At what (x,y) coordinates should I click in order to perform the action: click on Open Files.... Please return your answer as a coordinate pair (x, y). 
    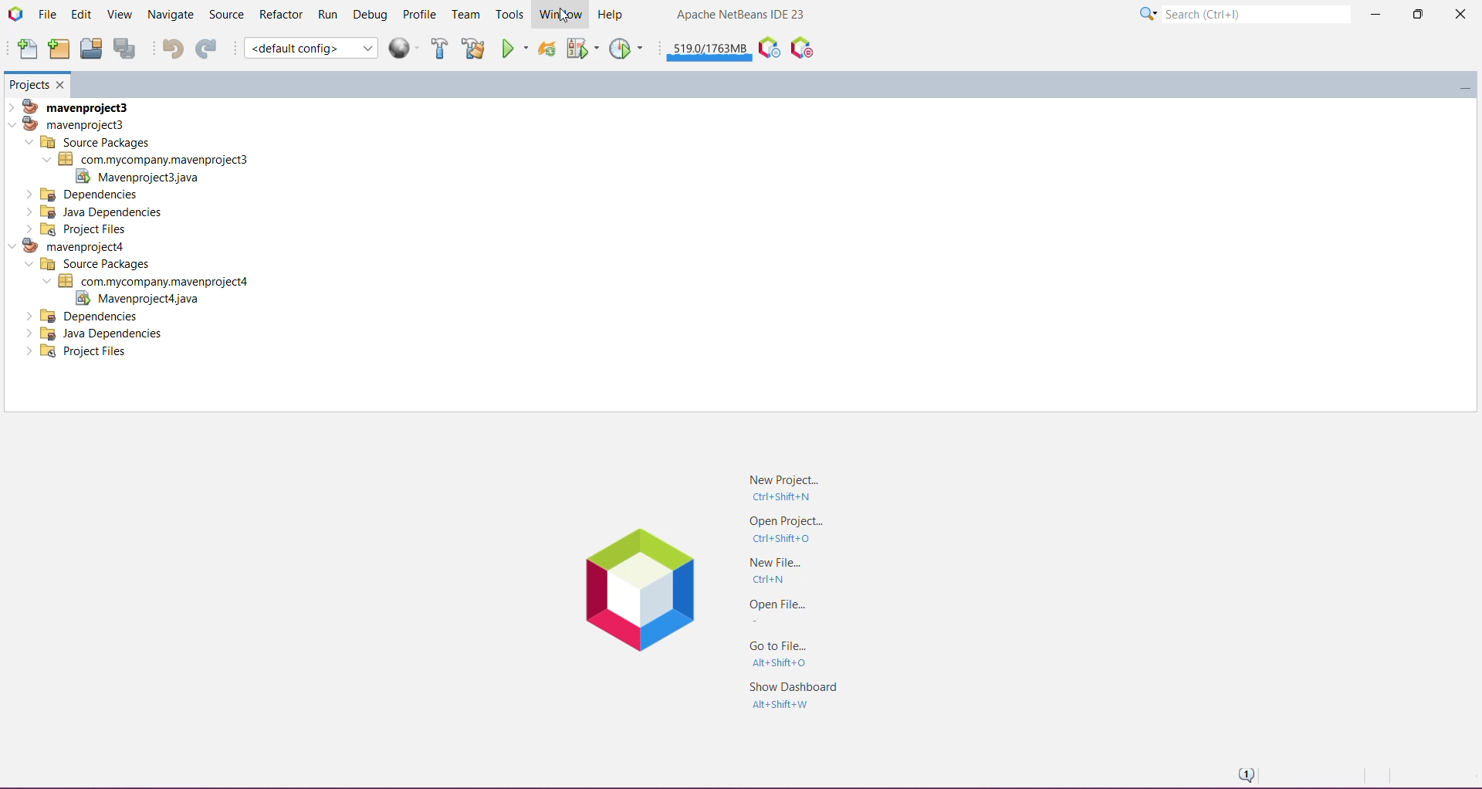
    Looking at the image, I should click on (774, 609).